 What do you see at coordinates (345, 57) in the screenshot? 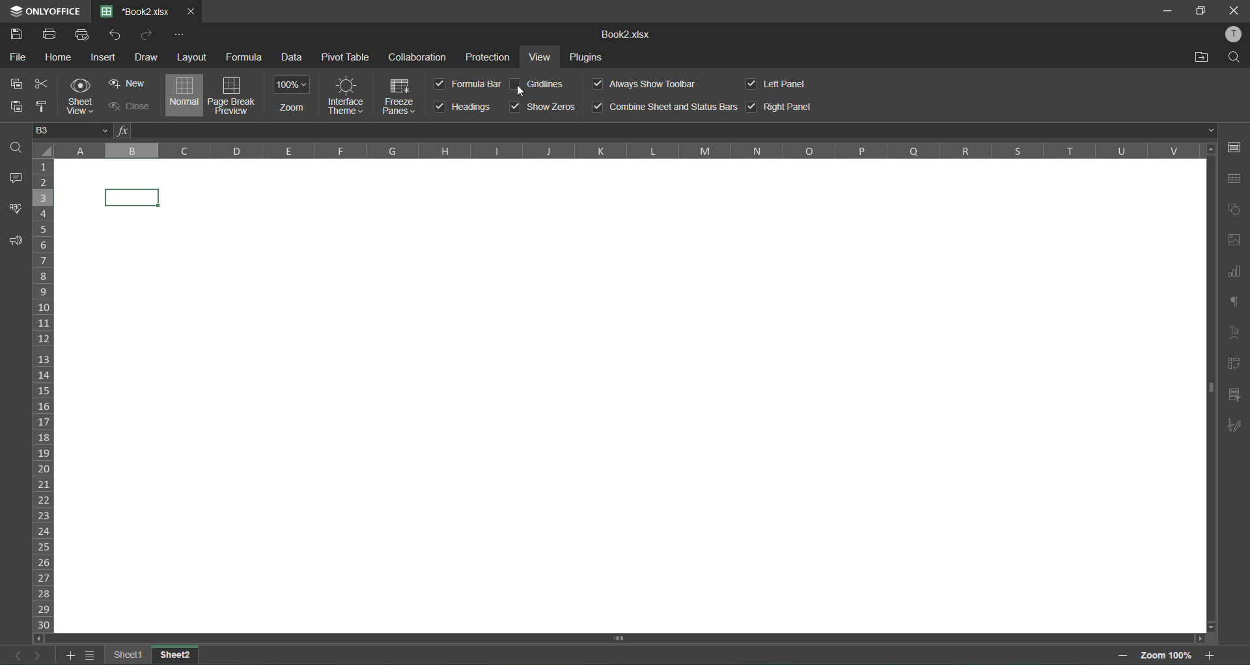
I see `pivot table` at bounding box center [345, 57].